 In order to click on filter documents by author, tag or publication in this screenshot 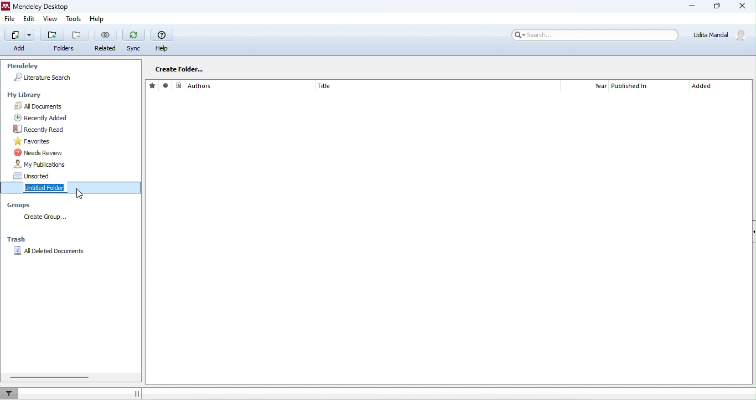, I will do `click(12, 392)`.